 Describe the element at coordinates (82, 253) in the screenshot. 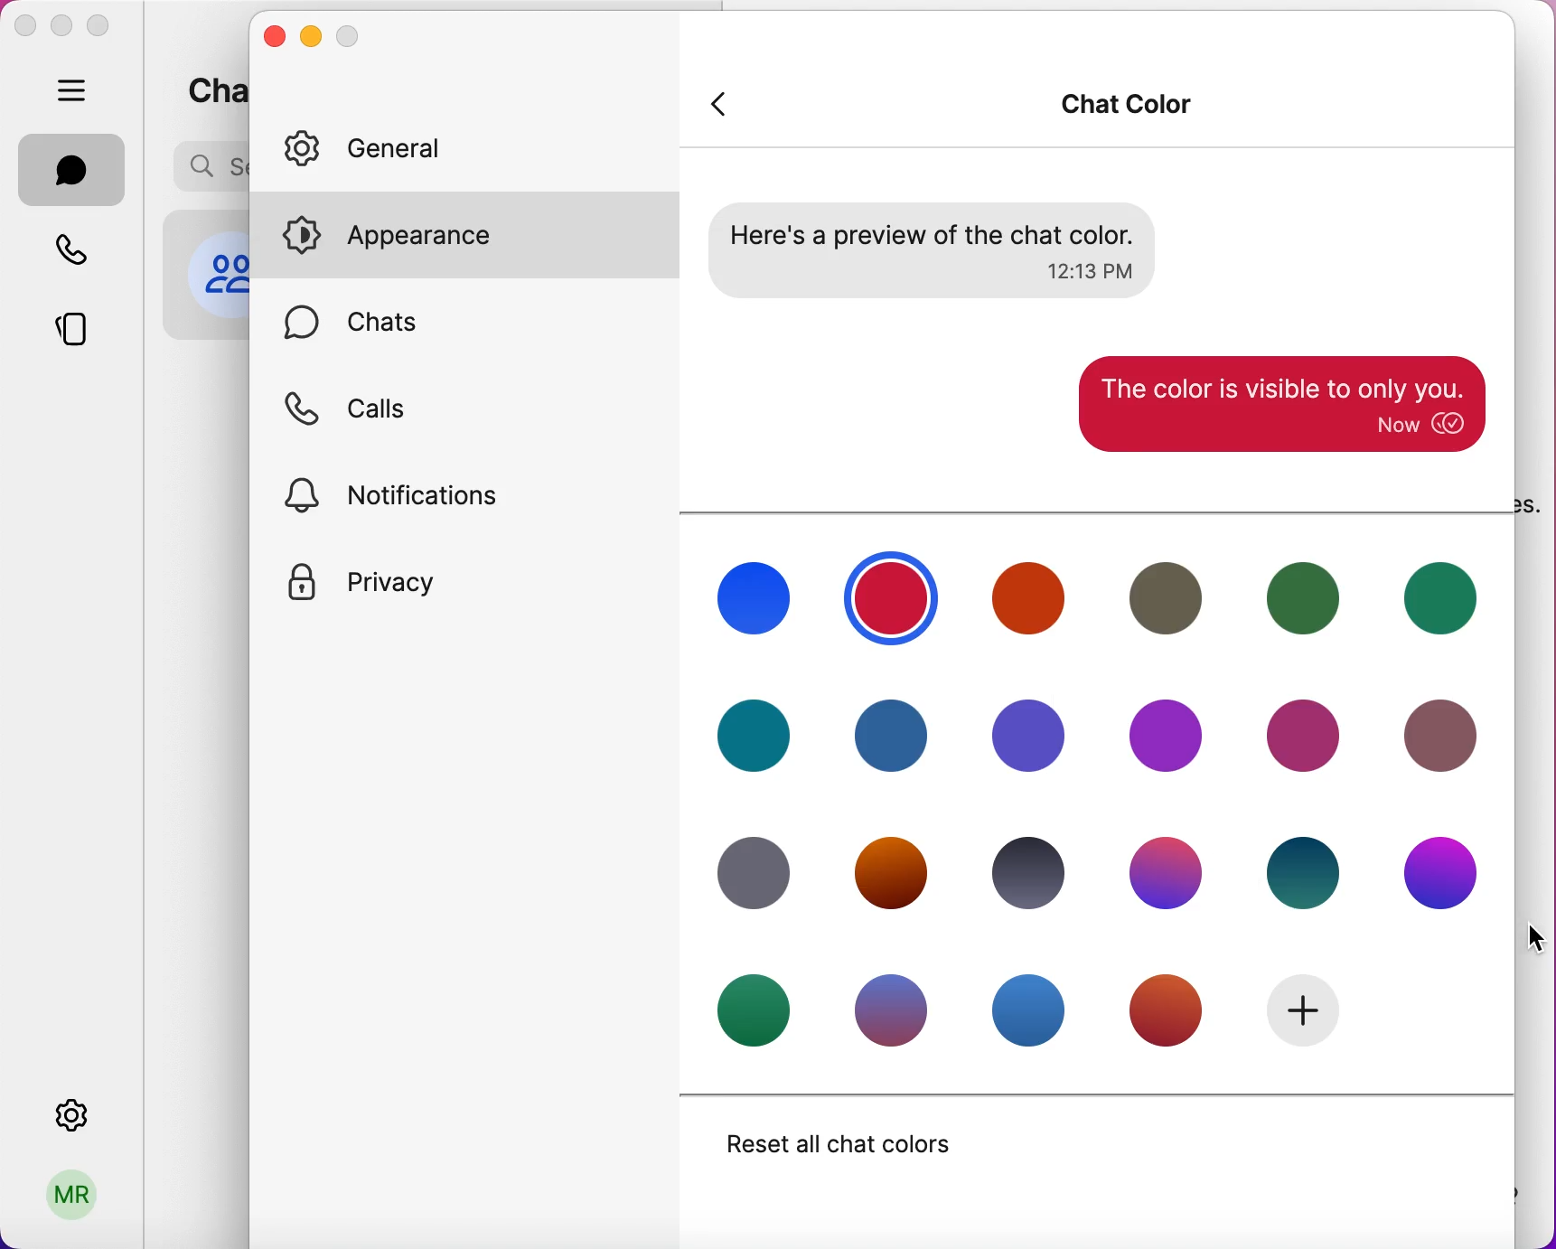

I see `calls` at that location.